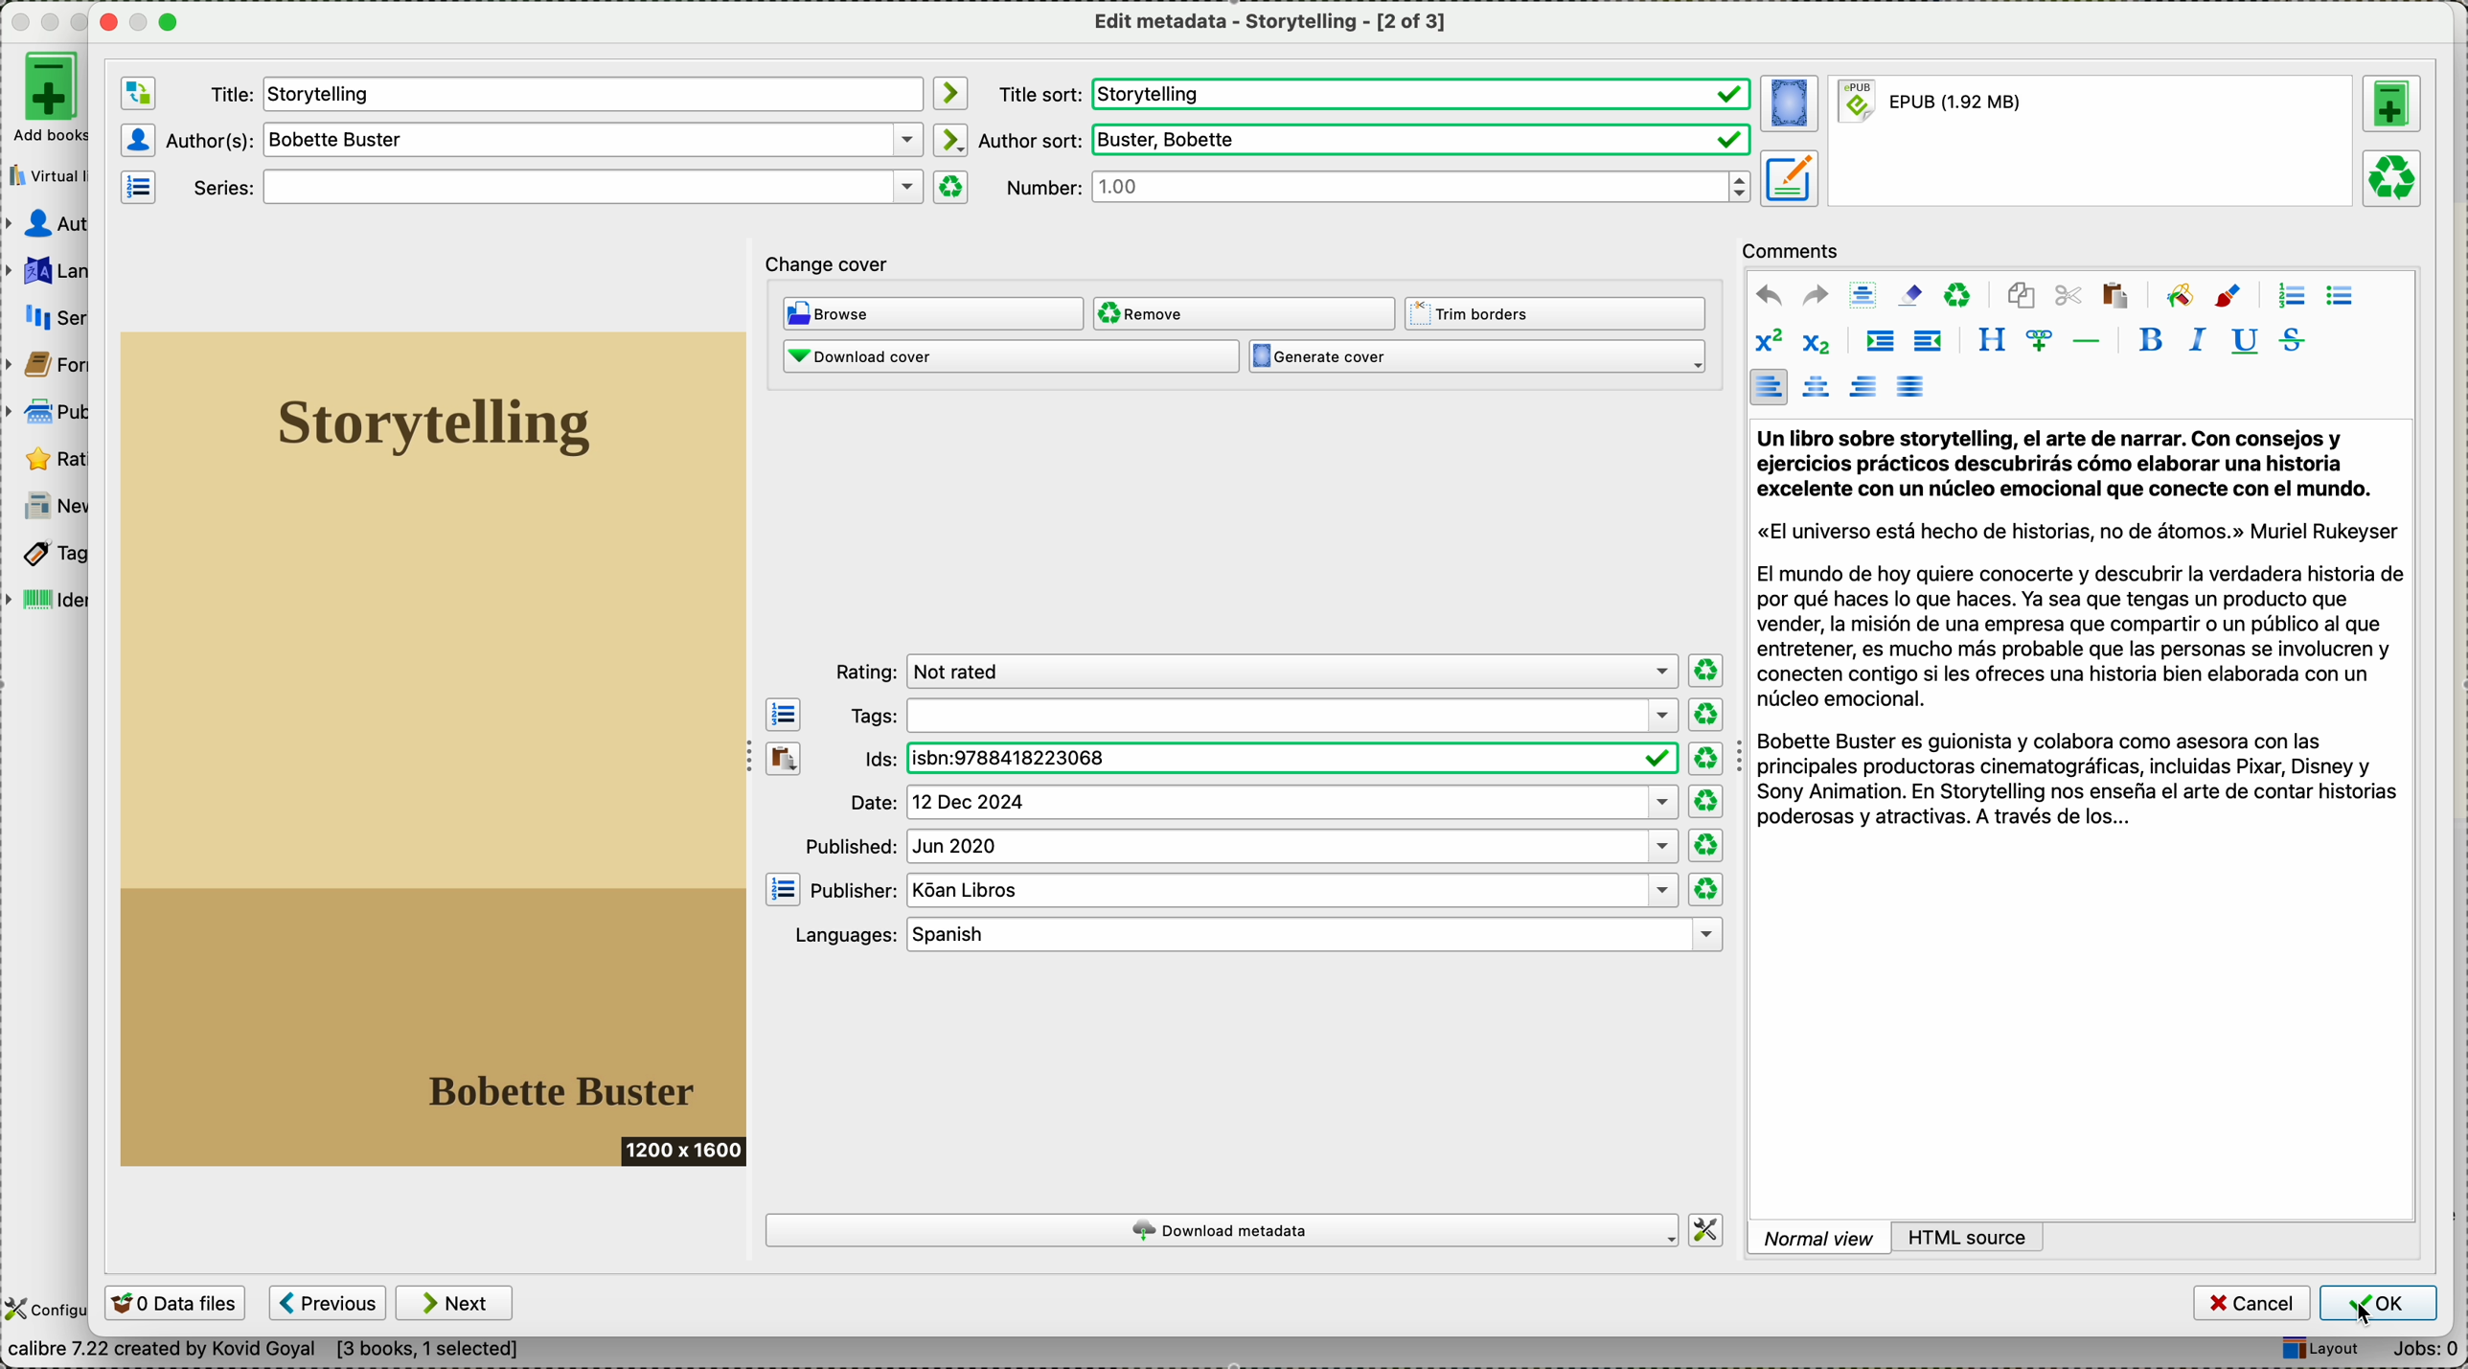 The width and height of the screenshot is (2468, 1369). I want to click on maximize, so click(170, 24).